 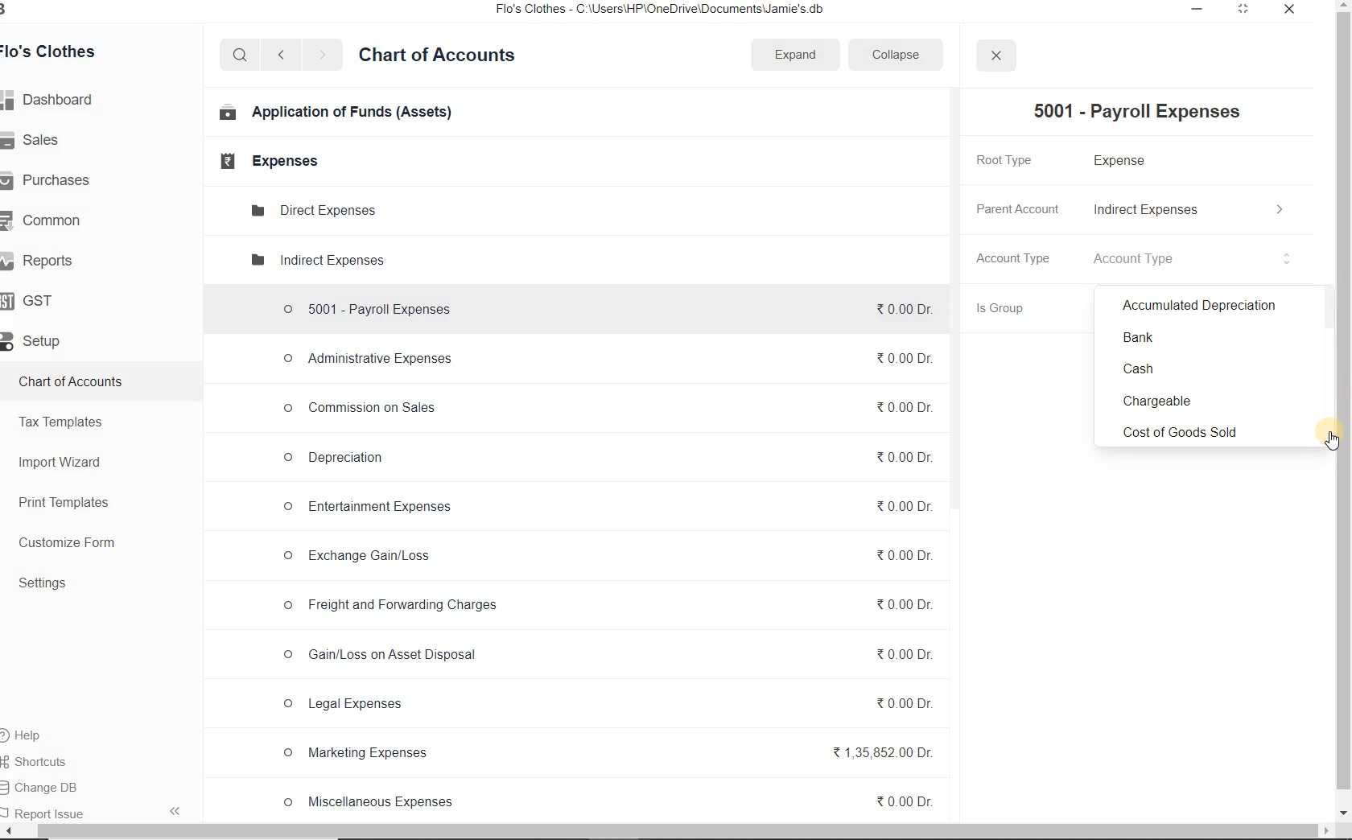 I want to click on Expand, so click(x=797, y=55).